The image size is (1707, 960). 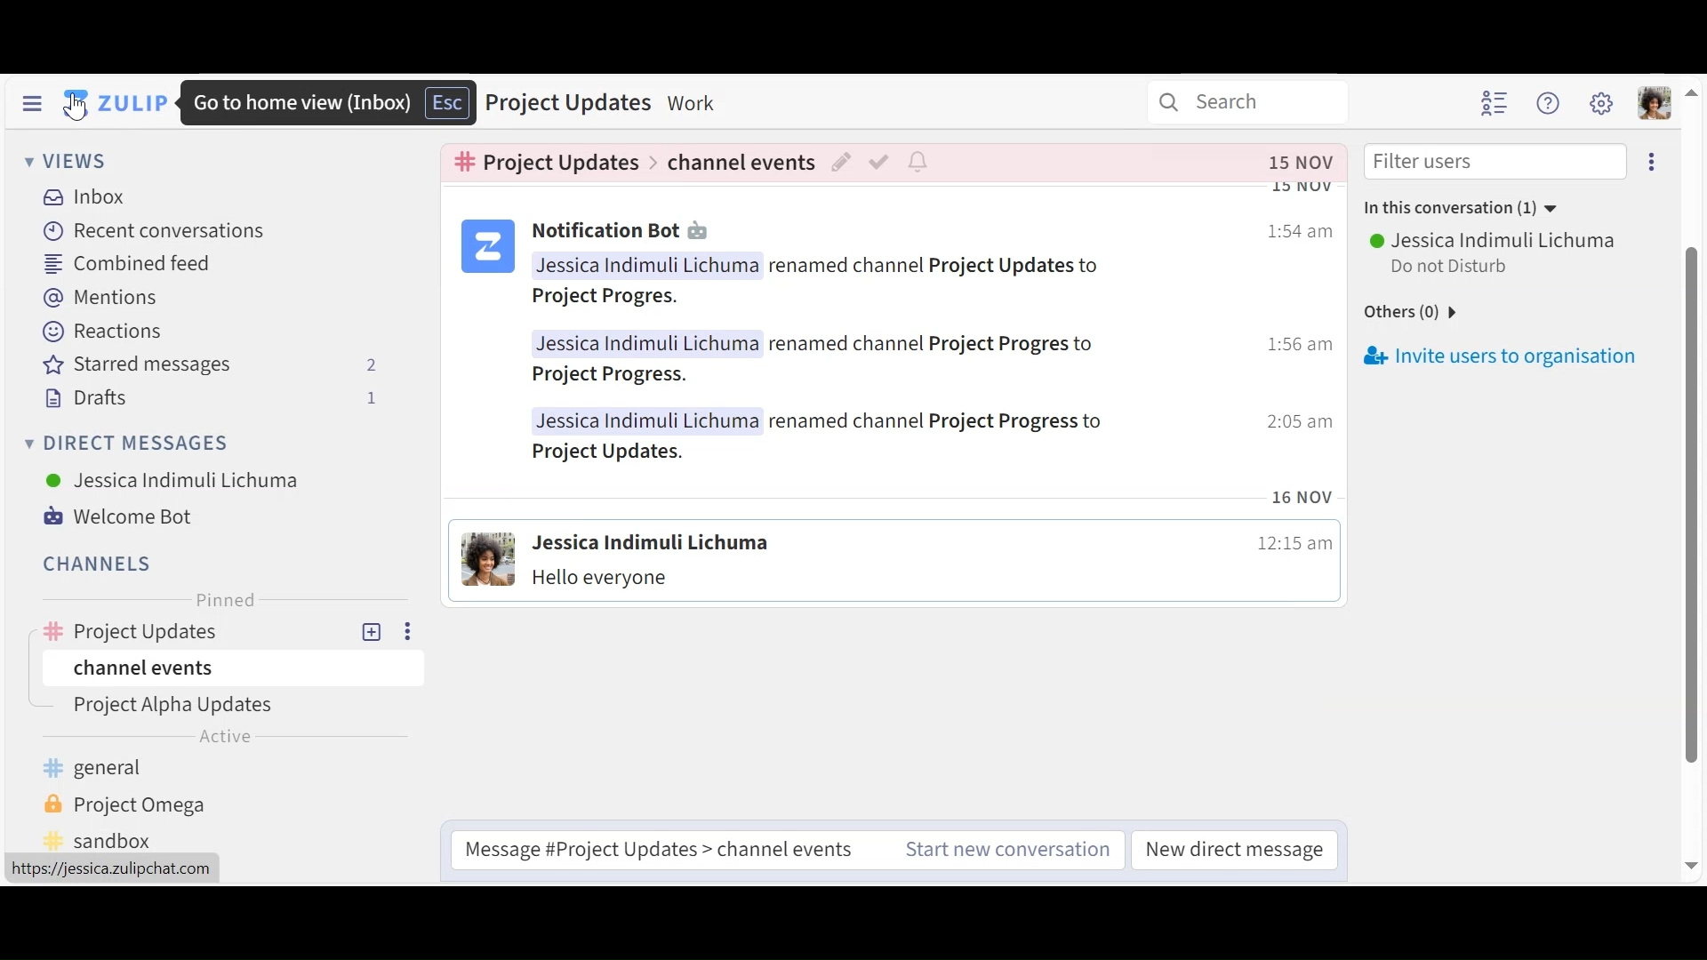 I want to click on Personal menu, so click(x=1655, y=103).